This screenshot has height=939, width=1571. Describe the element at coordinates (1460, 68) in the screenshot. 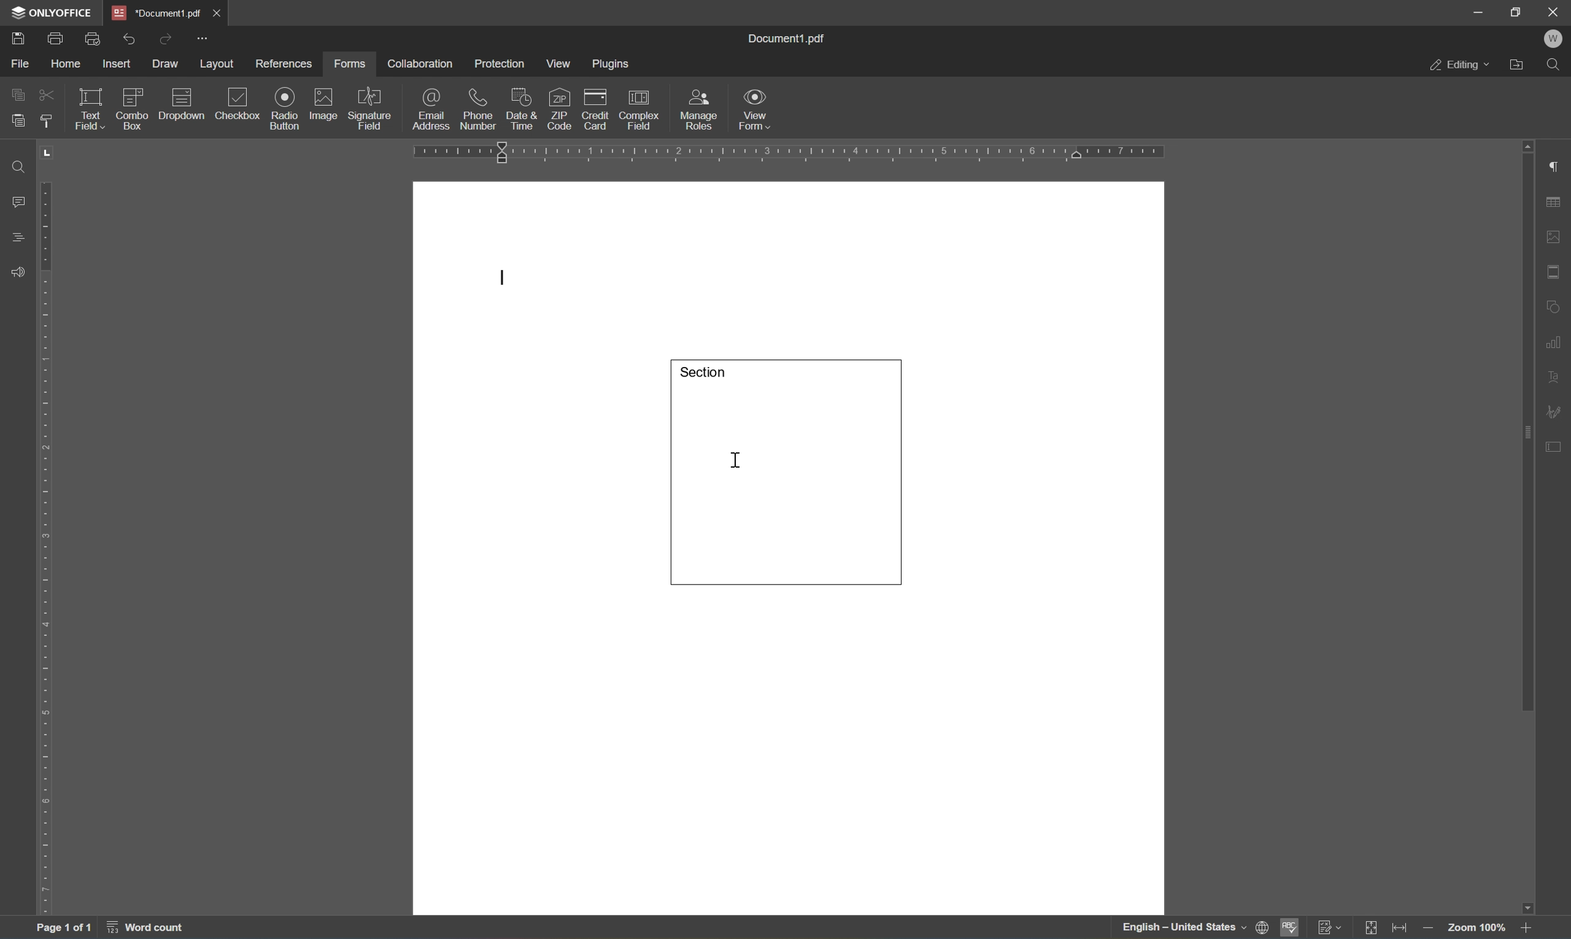

I see `editing` at that location.